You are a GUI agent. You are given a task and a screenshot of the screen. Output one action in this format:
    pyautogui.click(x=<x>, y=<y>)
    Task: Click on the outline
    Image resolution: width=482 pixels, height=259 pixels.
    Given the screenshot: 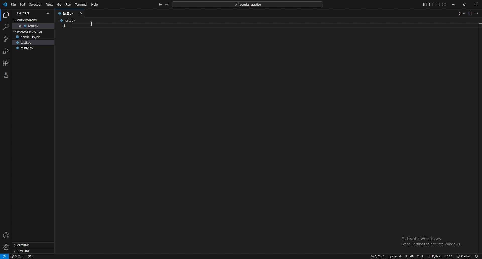 What is the action you would take?
    pyautogui.click(x=32, y=245)
    